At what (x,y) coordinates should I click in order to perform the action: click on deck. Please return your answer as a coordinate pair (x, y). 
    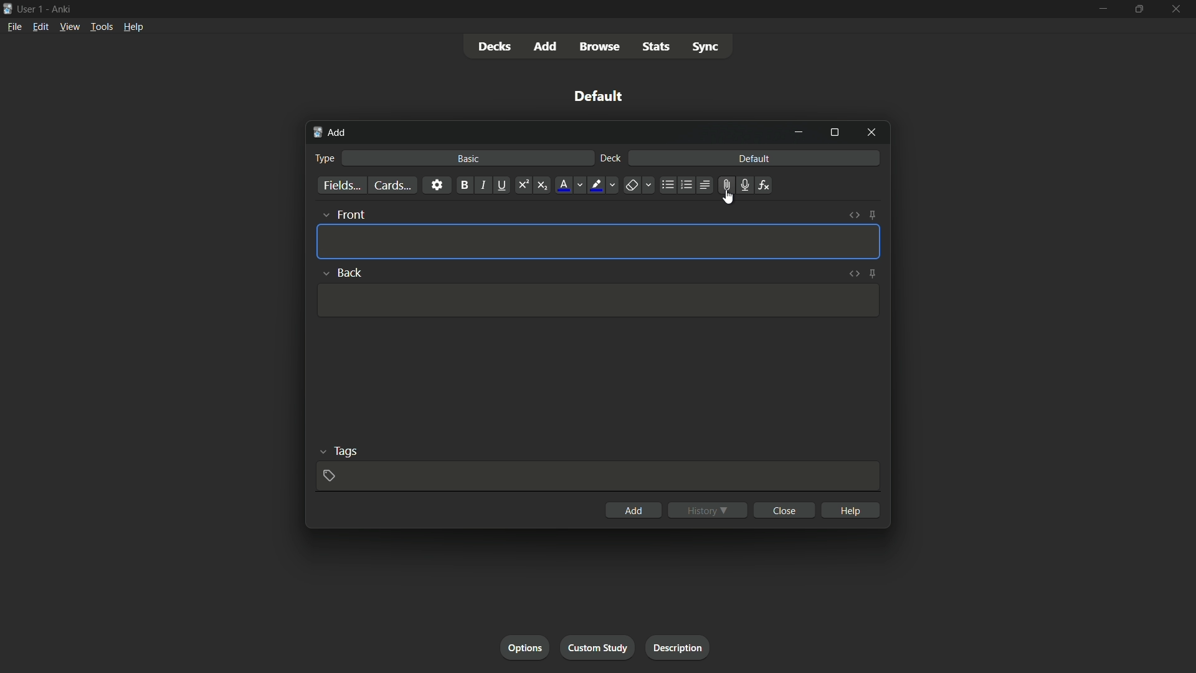
    Looking at the image, I should click on (610, 159).